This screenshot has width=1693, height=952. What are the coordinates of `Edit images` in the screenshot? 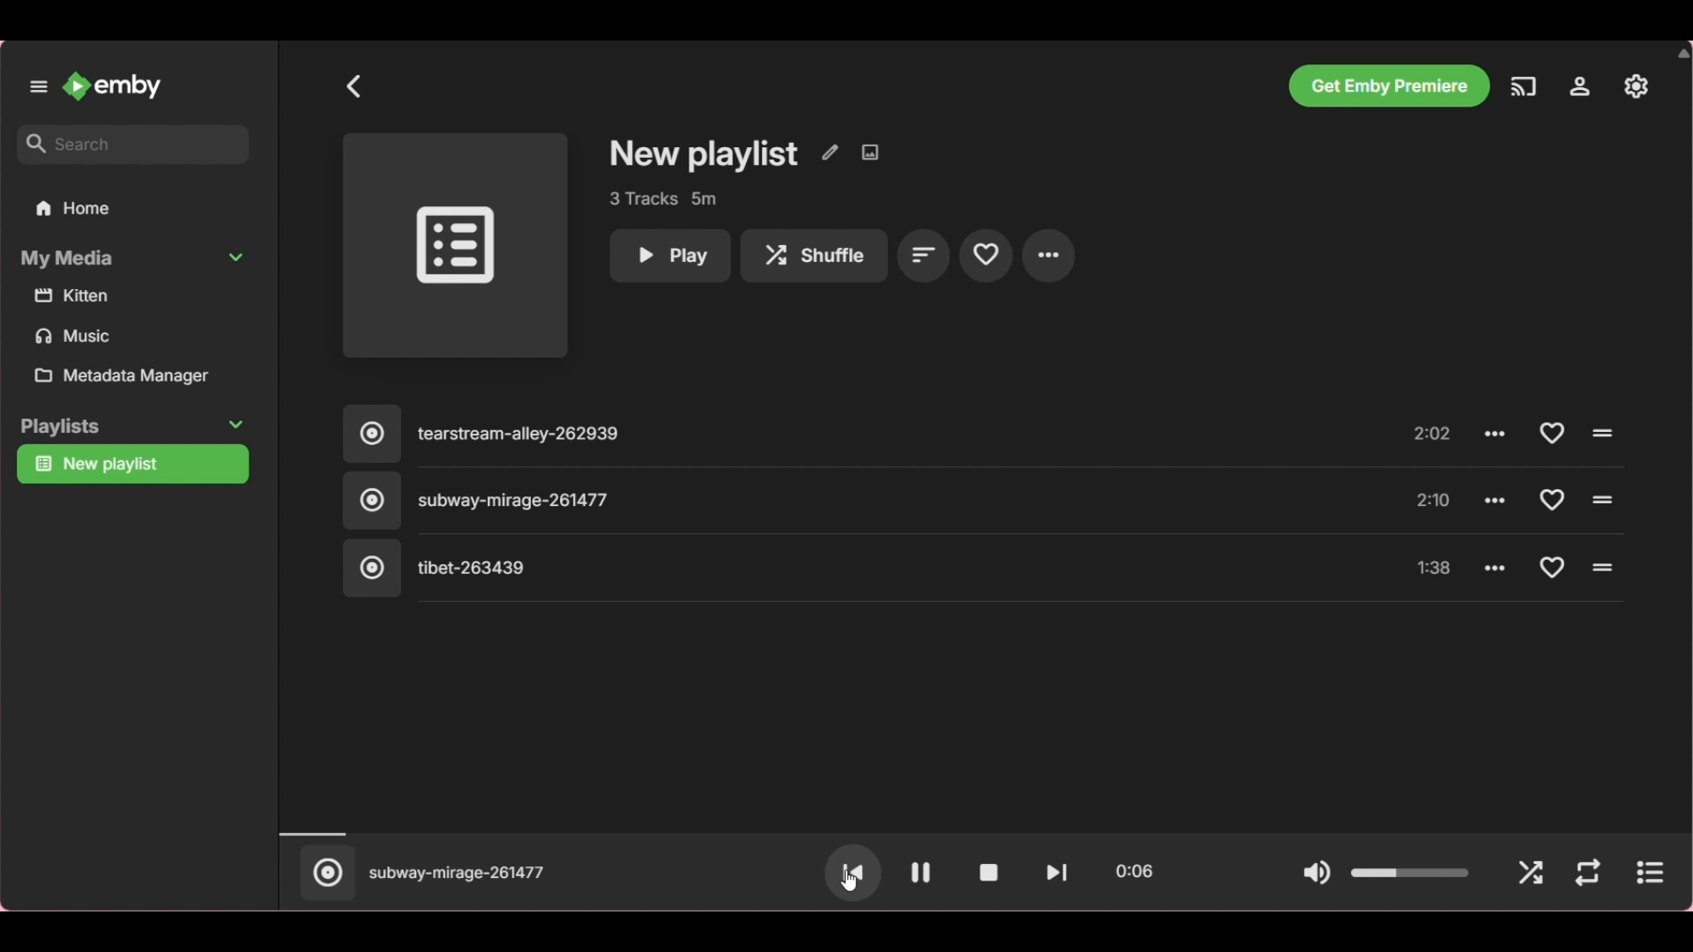 It's located at (869, 152).